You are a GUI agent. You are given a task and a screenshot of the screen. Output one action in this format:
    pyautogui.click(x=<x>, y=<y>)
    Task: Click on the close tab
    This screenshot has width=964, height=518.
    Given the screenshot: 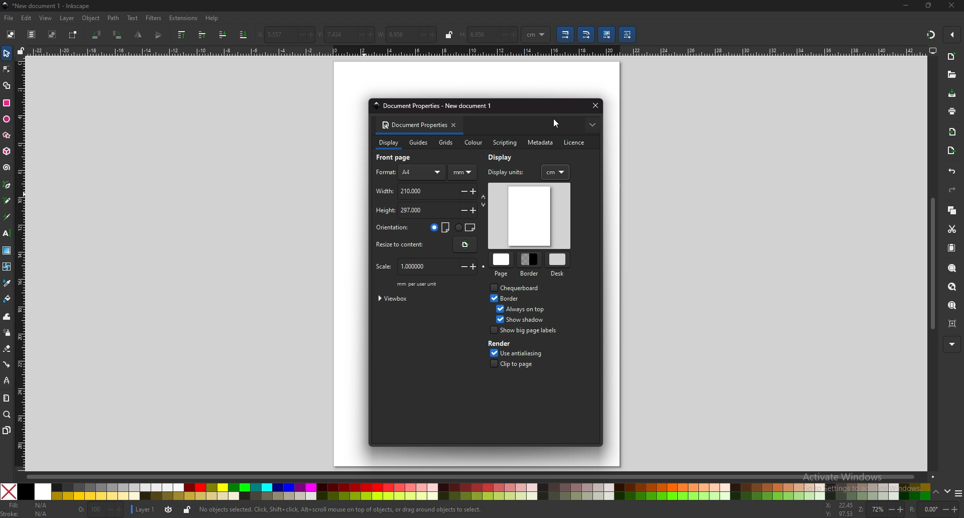 What is the action you would take?
    pyautogui.click(x=456, y=125)
    